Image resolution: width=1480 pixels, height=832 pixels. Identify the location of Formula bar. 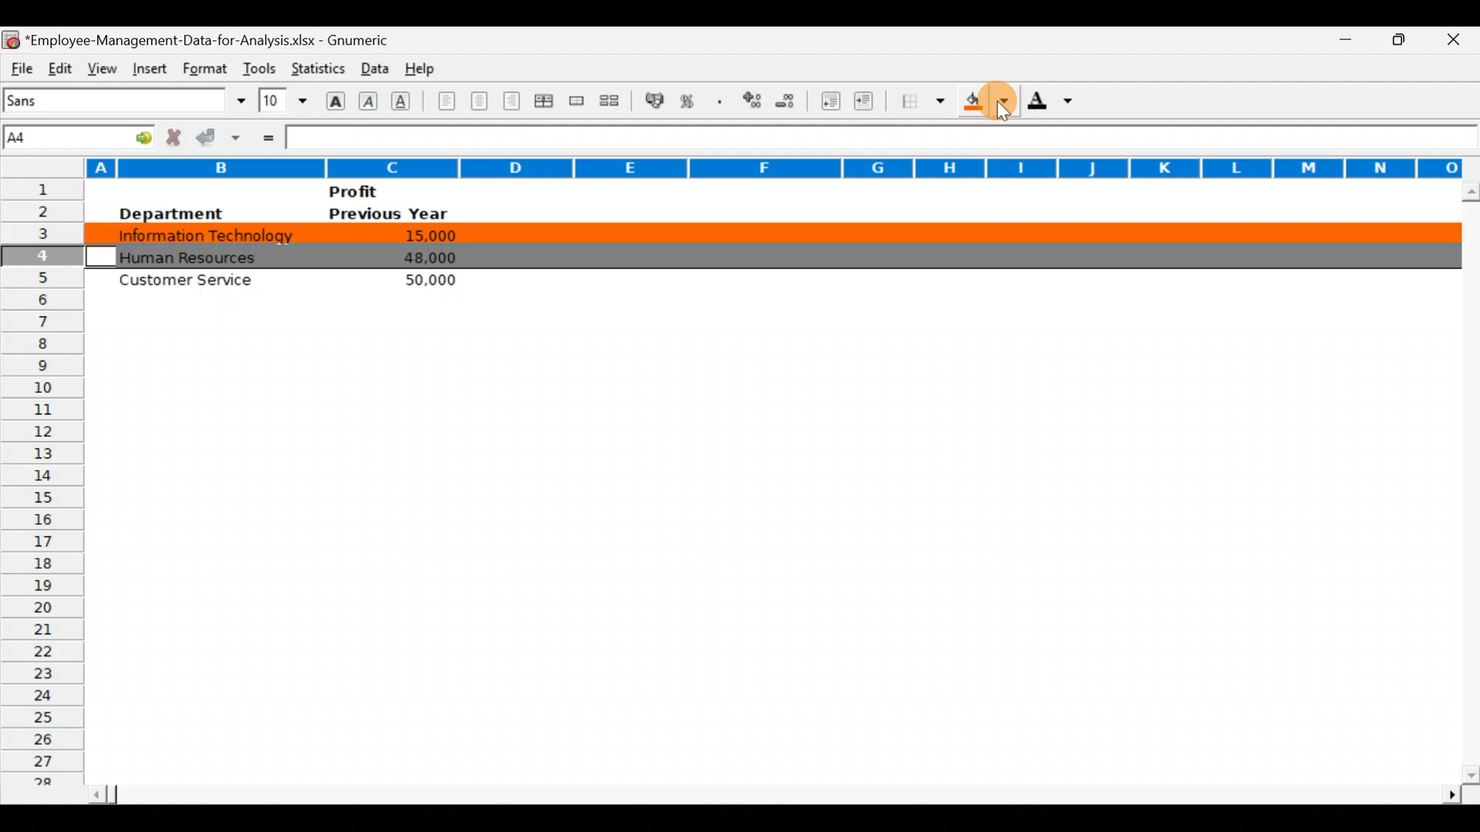
(882, 139).